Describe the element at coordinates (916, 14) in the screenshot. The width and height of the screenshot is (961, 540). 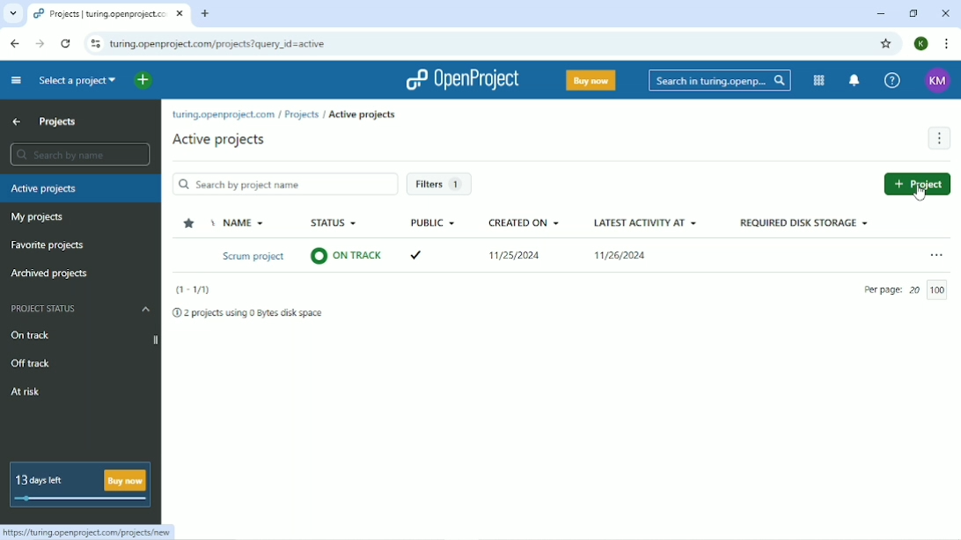
I see `Restore down` at that location.